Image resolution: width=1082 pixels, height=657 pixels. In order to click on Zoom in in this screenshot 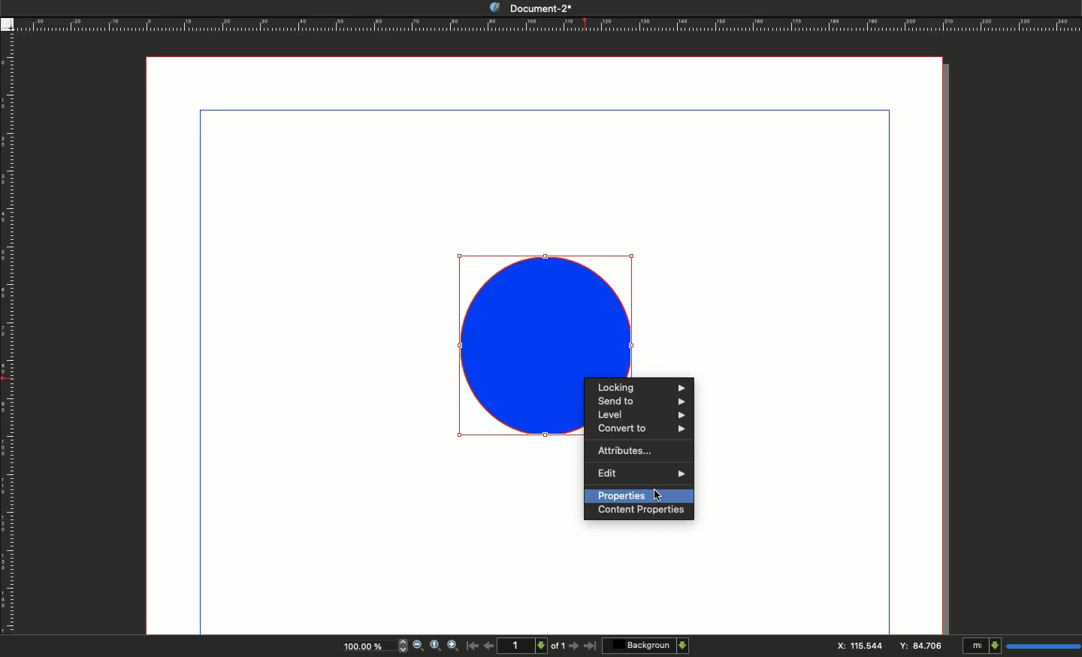, I will do `click(454, 646)`.